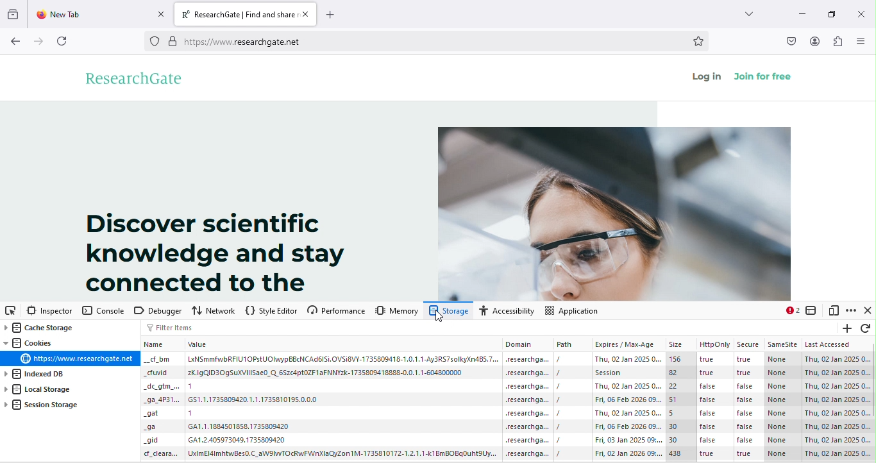 This screenshot has height=463, width=876. I want to click on 22, so click(674, 386).